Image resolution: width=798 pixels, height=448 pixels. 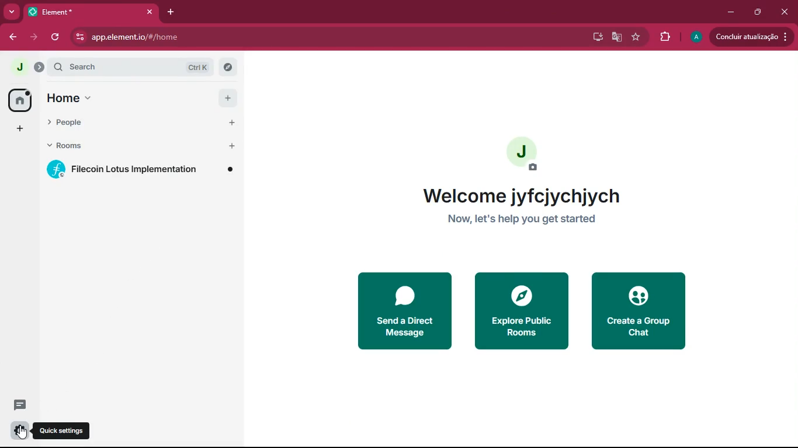 I want to click on room, so click(x=143, y=171).